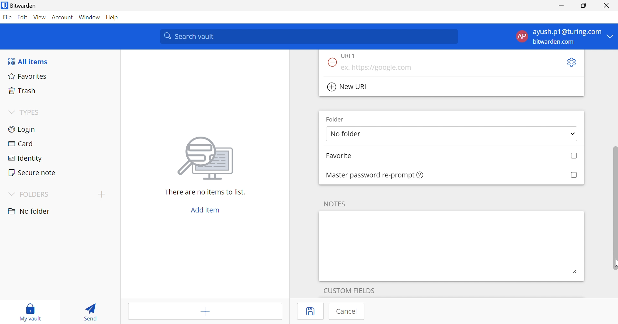 This screenshot has width=618, height=324. I want to click on image, so click(207, 156).